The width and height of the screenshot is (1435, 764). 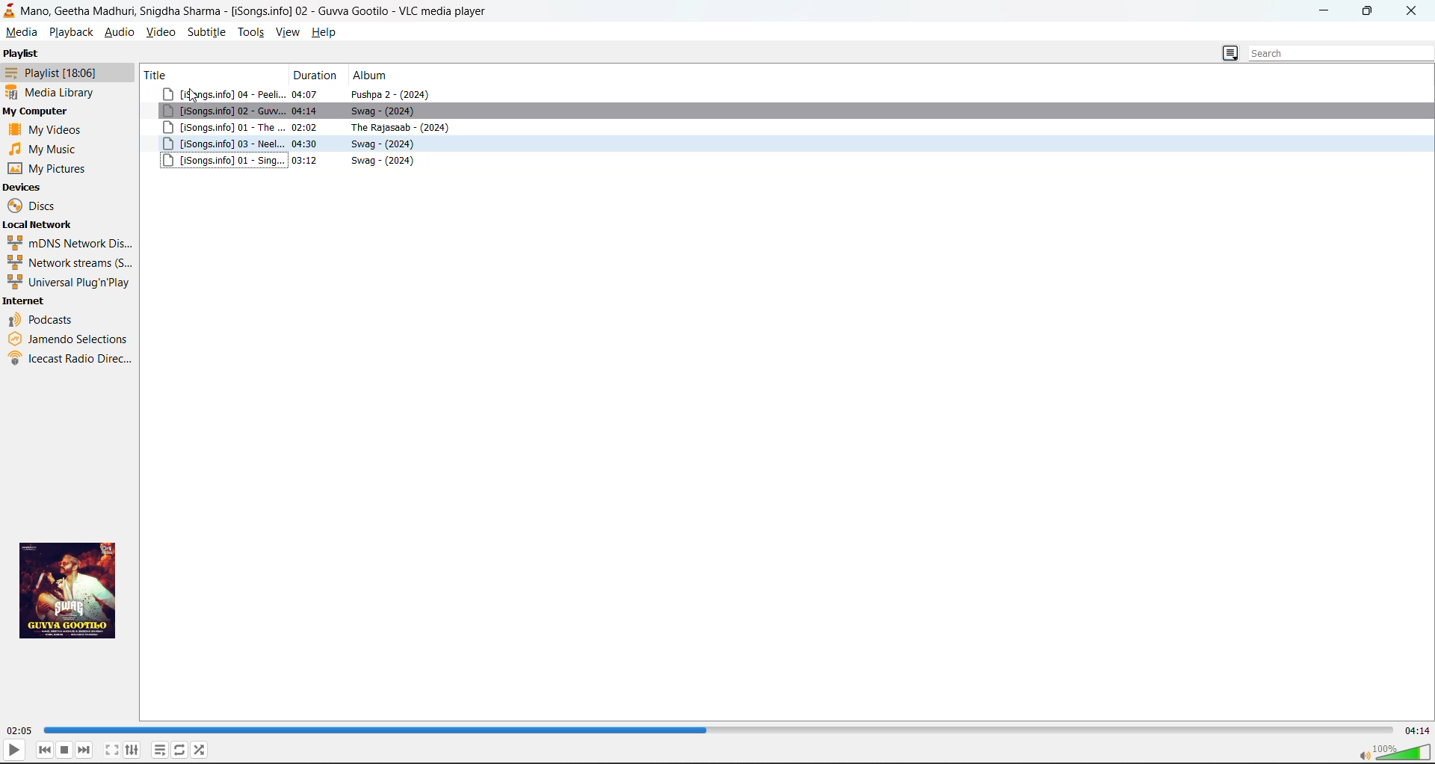 I want to click on internet, so click(x=25, y=302).